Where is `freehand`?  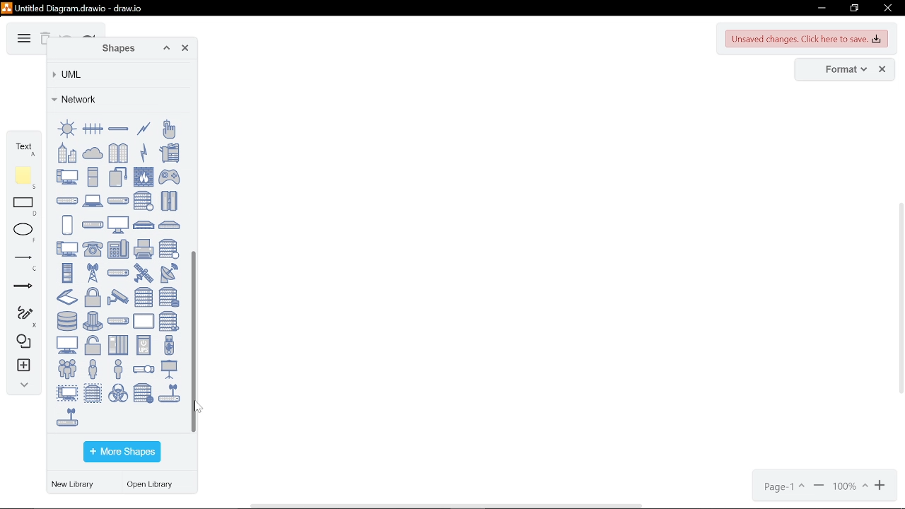
freehand is located at coordinates (21, 317).